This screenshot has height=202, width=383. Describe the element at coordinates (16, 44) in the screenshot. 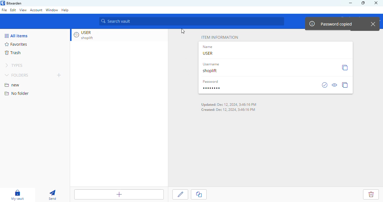

I see `favorites` at that location.